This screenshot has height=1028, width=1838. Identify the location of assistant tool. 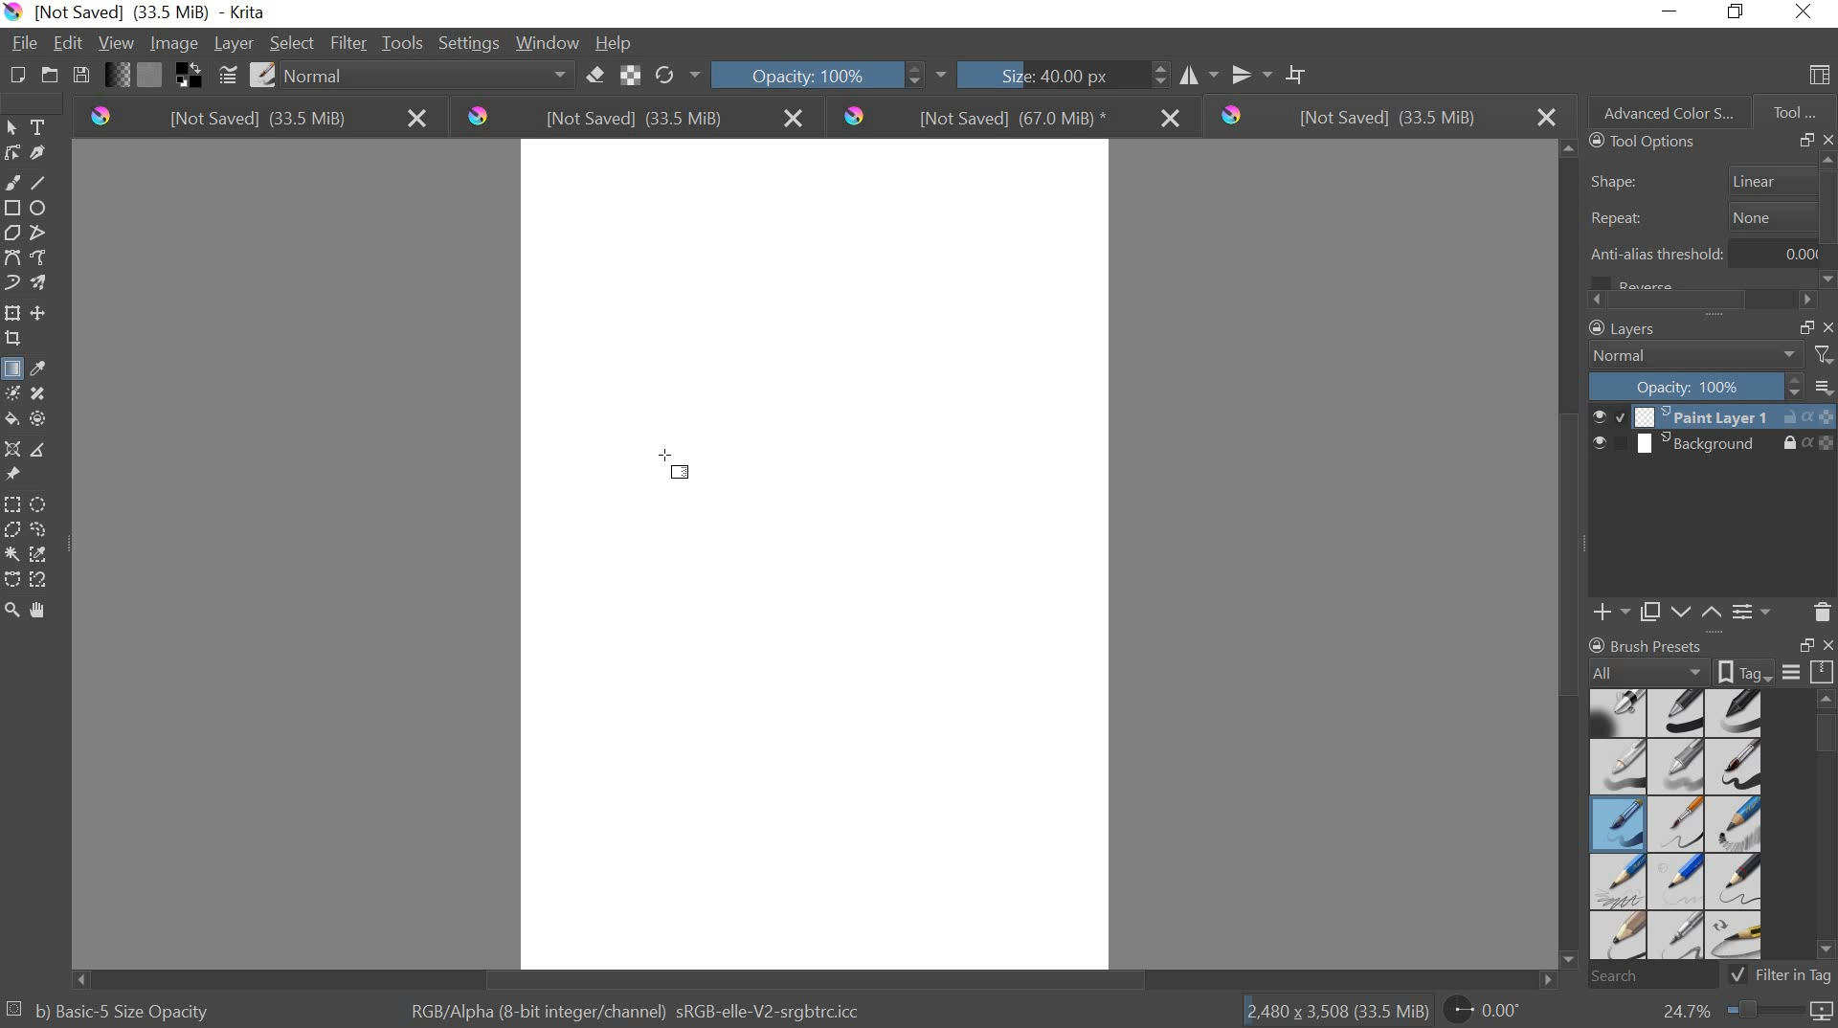
(11, 448).